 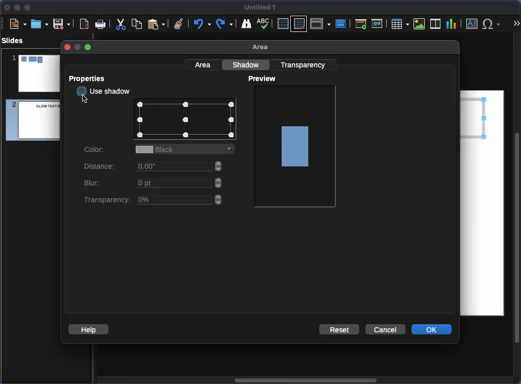 What do you see at coordinates (66, 47) in the screenshot?
I see `close` at bounding box center [66, 47].